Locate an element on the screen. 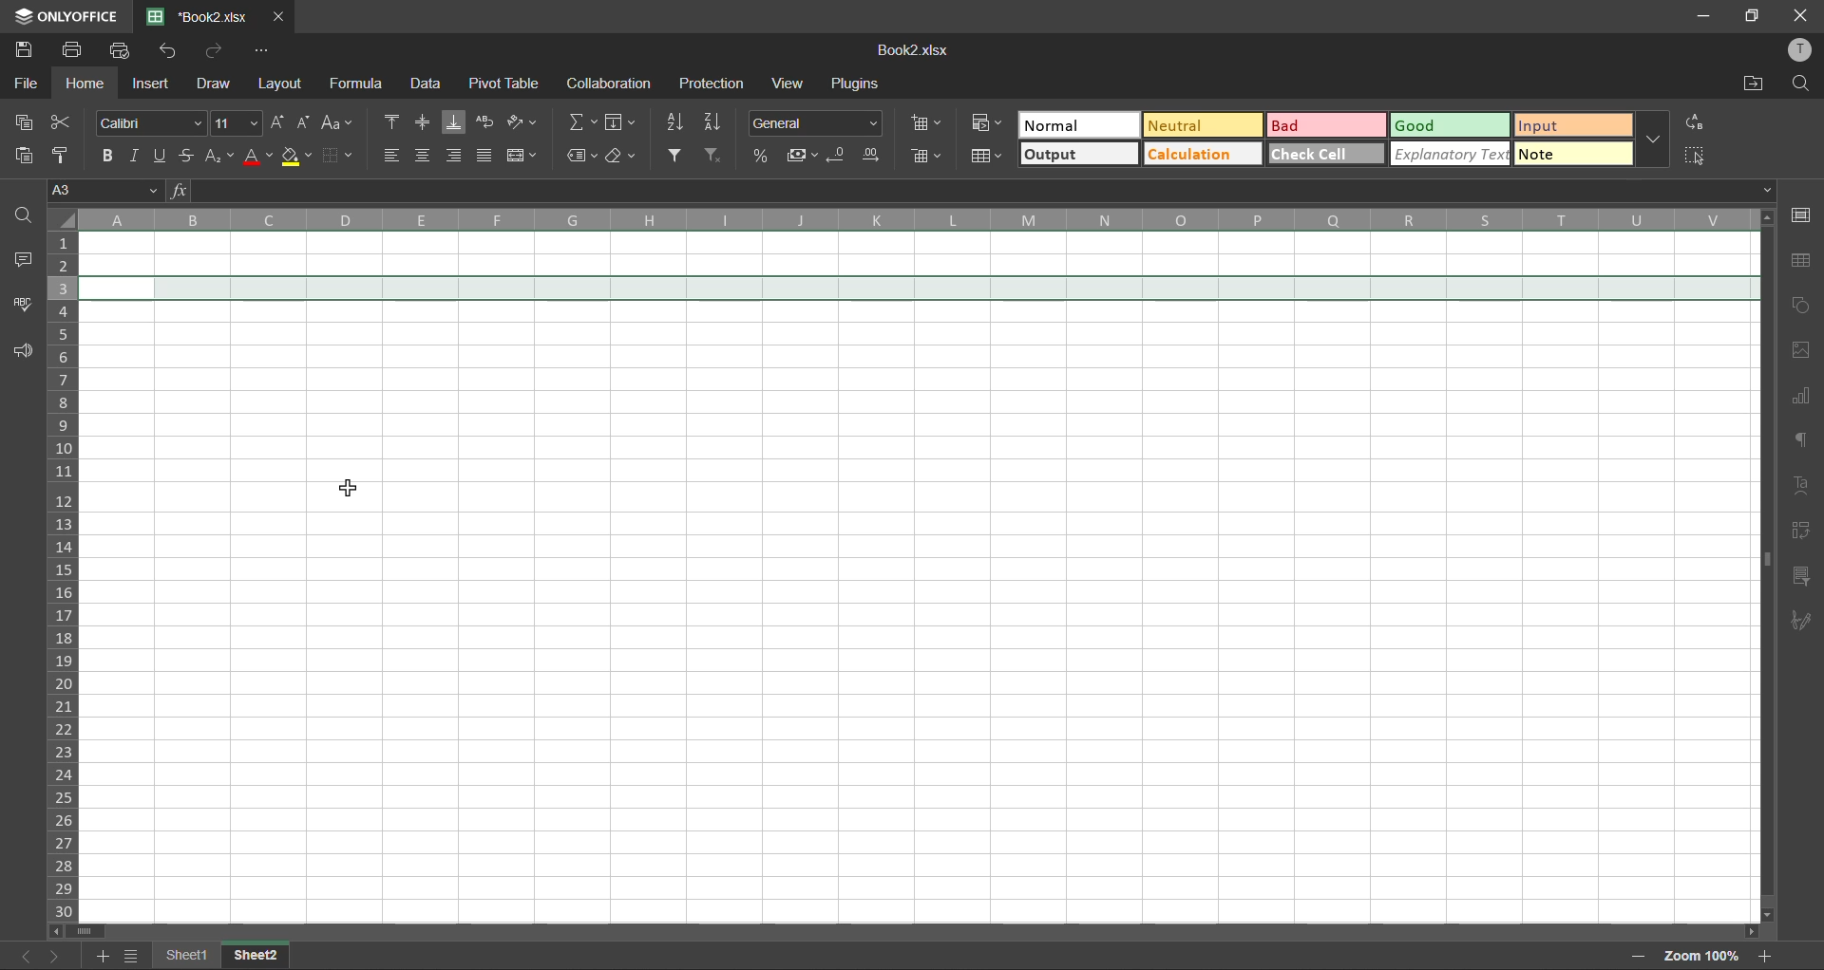 The height and width of the screenshot is (970, 1824). borders is located at coordinates (335, 155).